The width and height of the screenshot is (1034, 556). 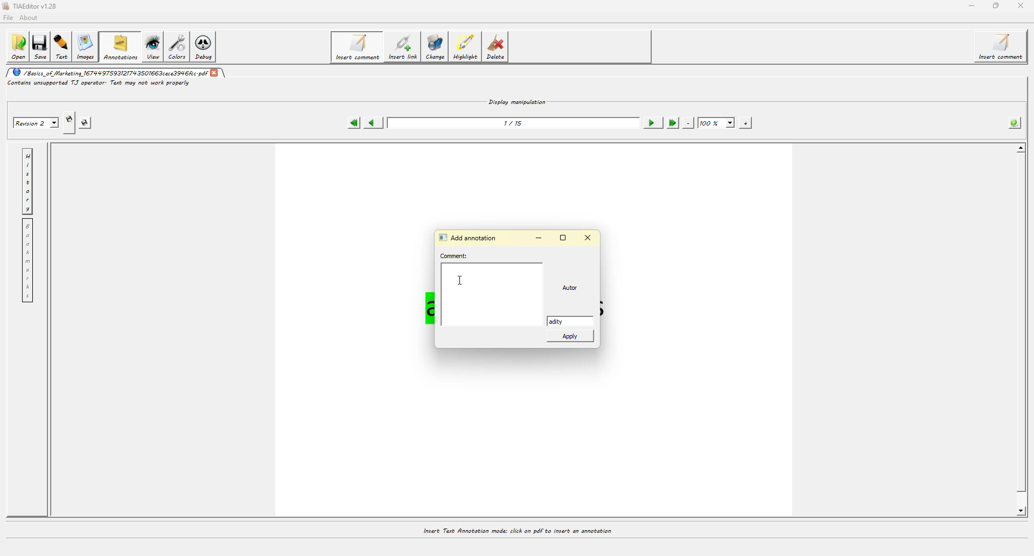 I want to click on text, so click(x=64, y=46).